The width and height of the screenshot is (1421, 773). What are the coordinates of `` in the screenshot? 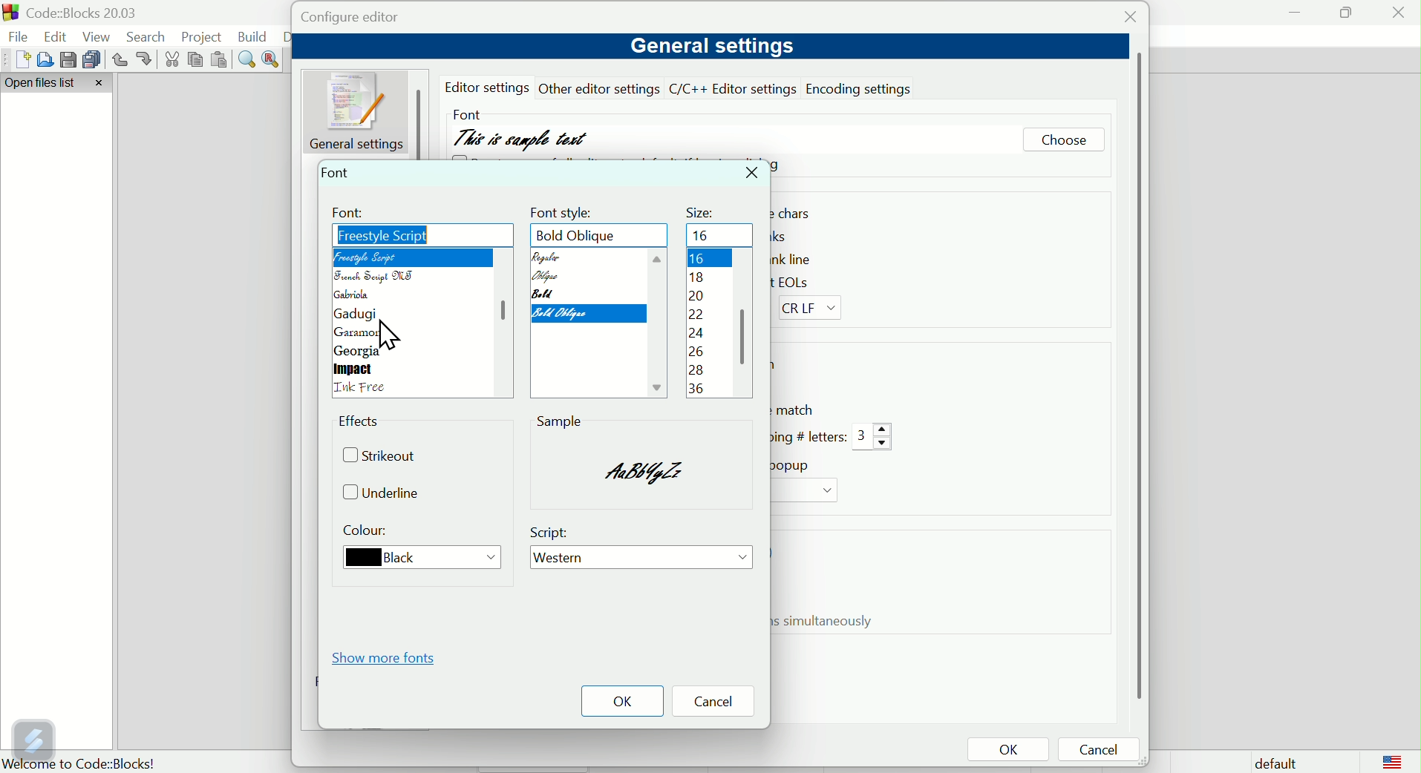 It's located at (544, 295).